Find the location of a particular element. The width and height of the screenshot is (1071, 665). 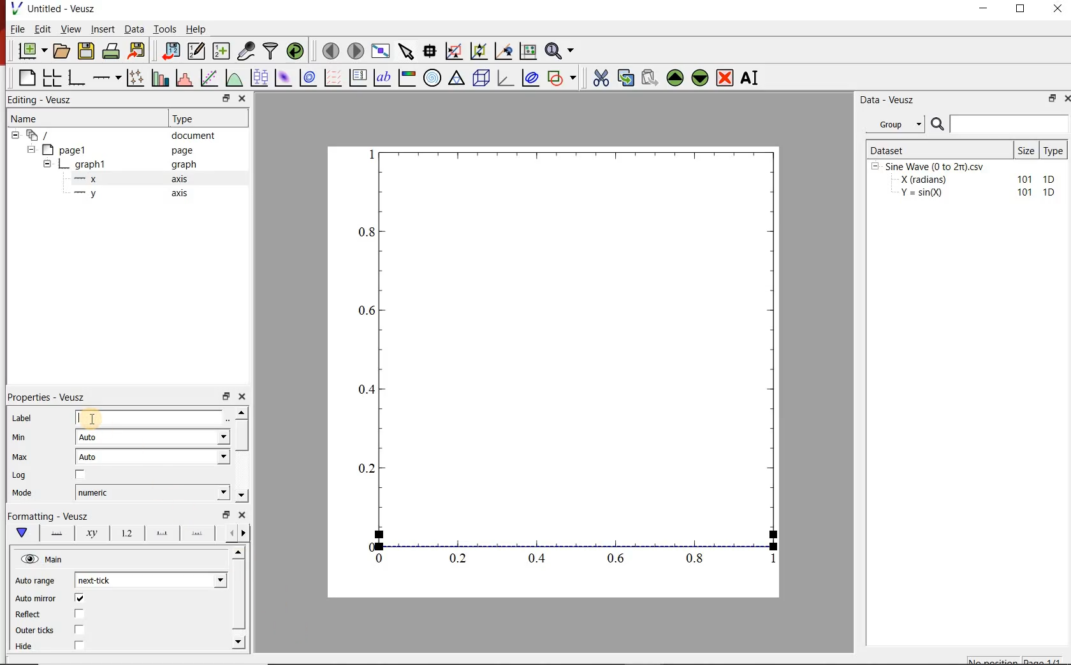

Type is located at coordinates (1056, 149).